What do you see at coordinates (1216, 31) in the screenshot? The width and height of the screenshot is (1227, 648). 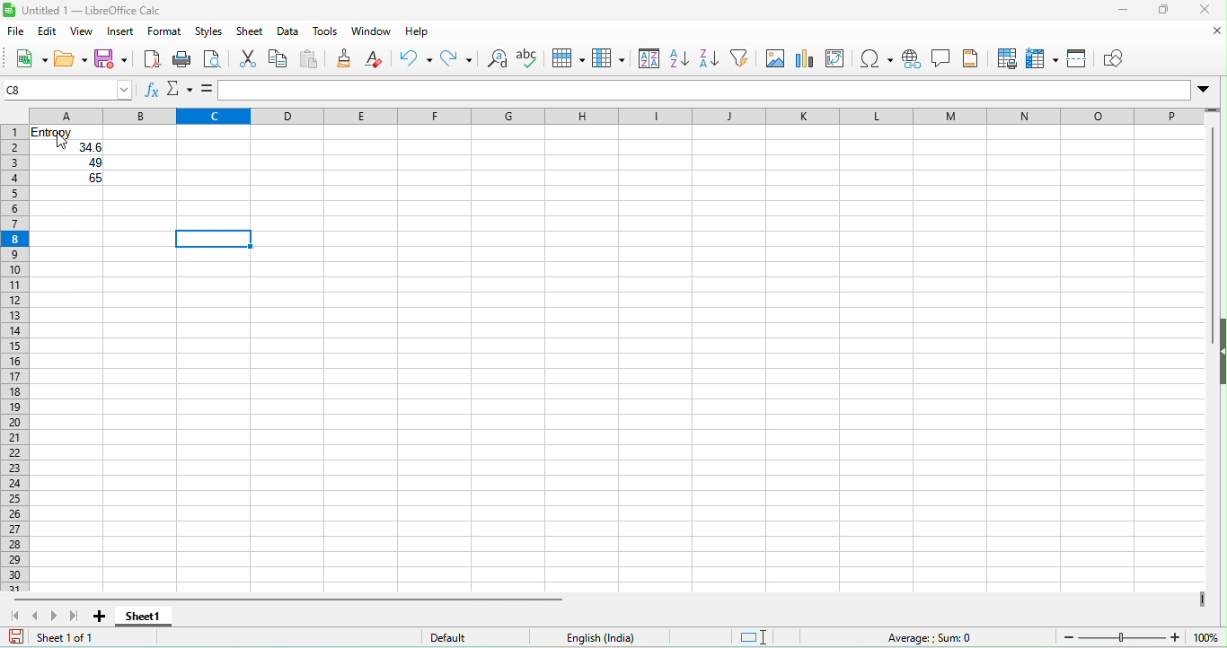 I see `close` at bounding box center [1216, 31].